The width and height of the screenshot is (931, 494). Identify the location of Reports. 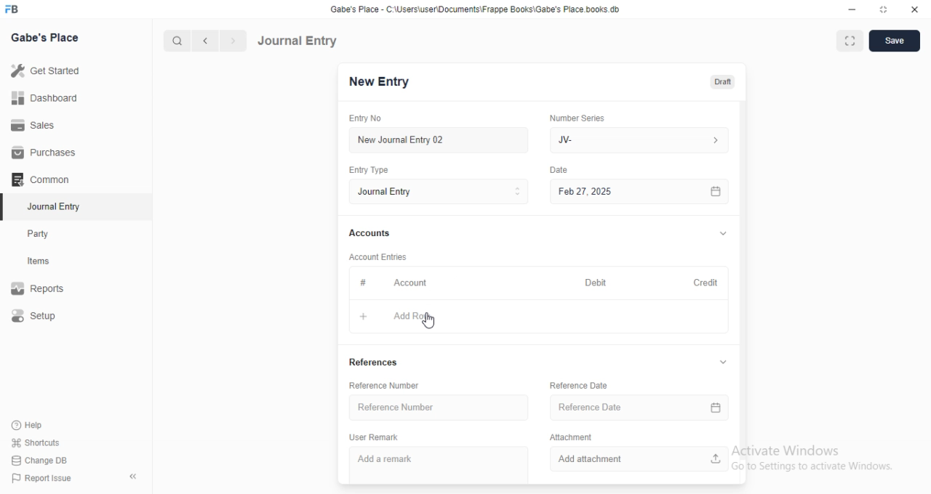
(39, 286).